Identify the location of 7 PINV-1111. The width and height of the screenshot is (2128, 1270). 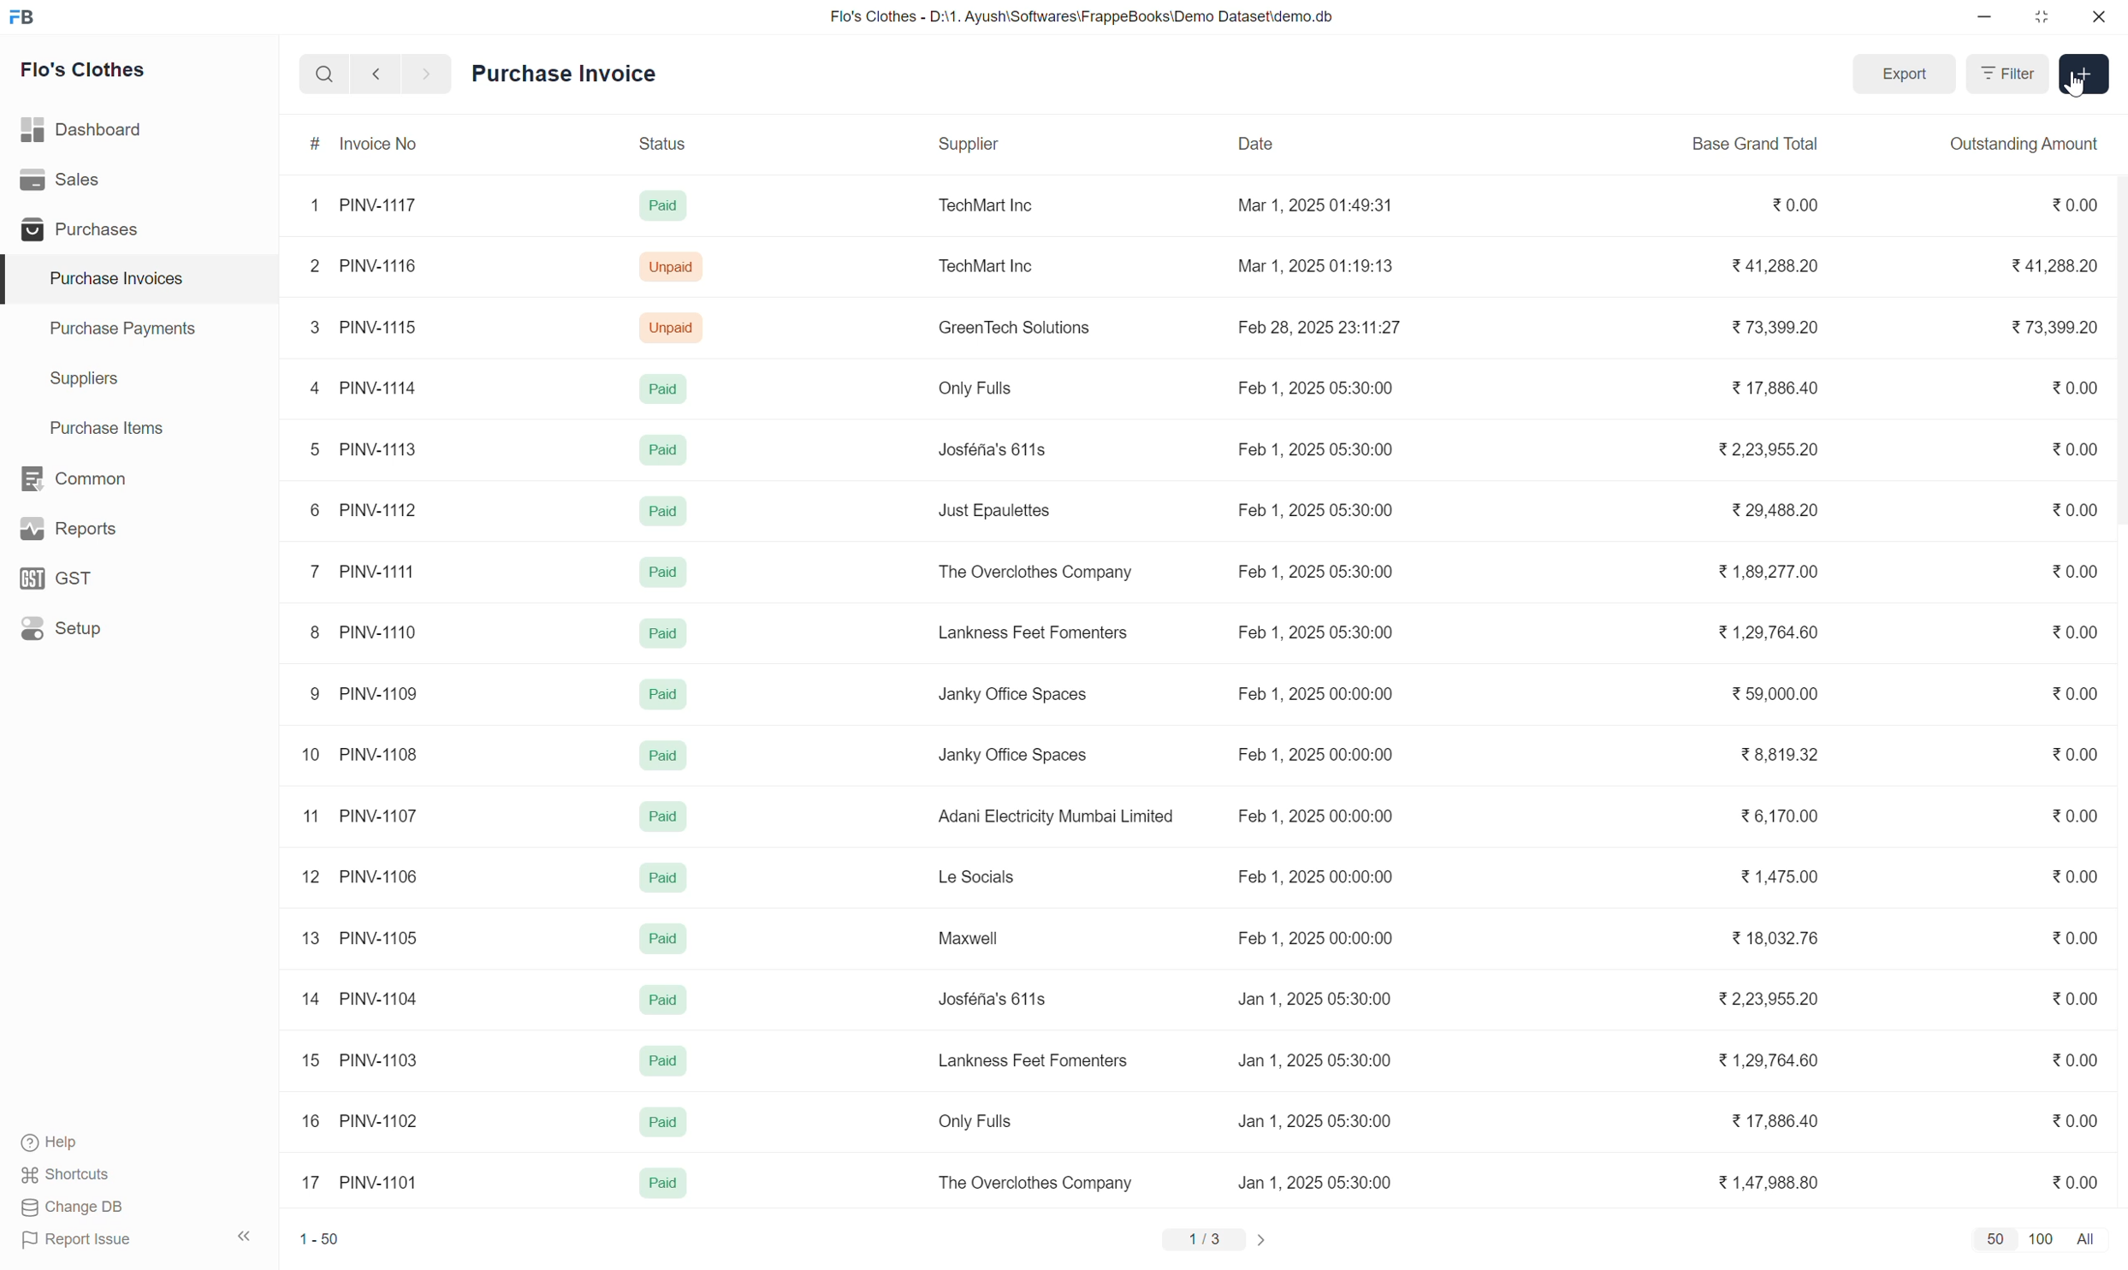
(364, 572).